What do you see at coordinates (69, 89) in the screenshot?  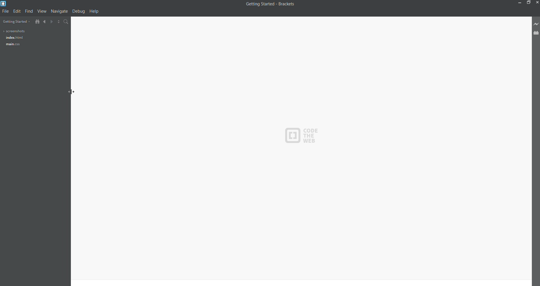 I see `cursor` at bounding box center [69, 89].